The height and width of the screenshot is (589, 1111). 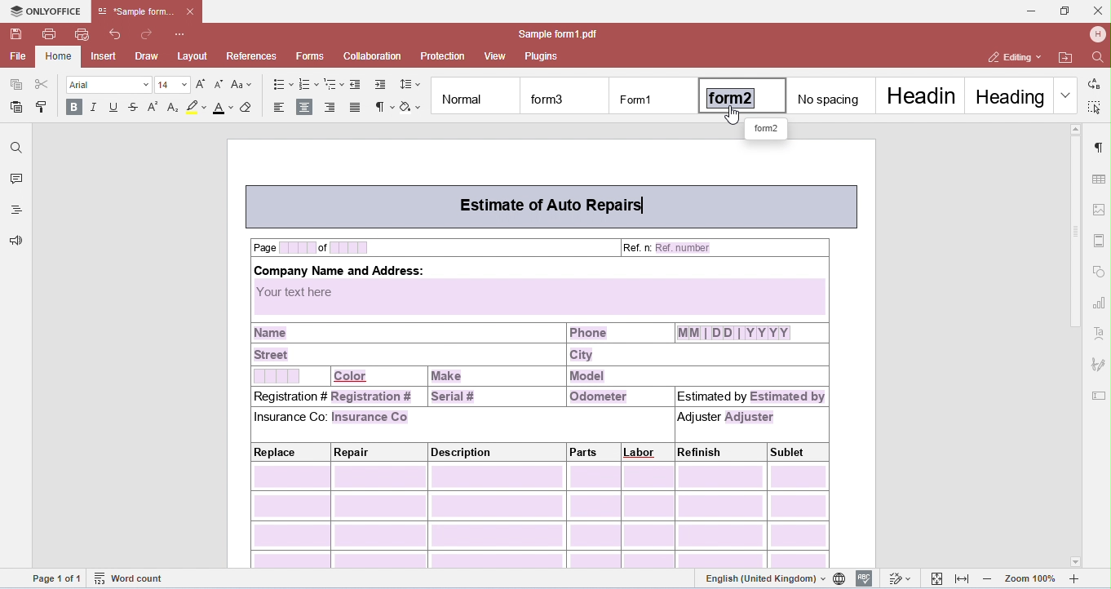 I want to click on font size, so click(x=175, y=84).